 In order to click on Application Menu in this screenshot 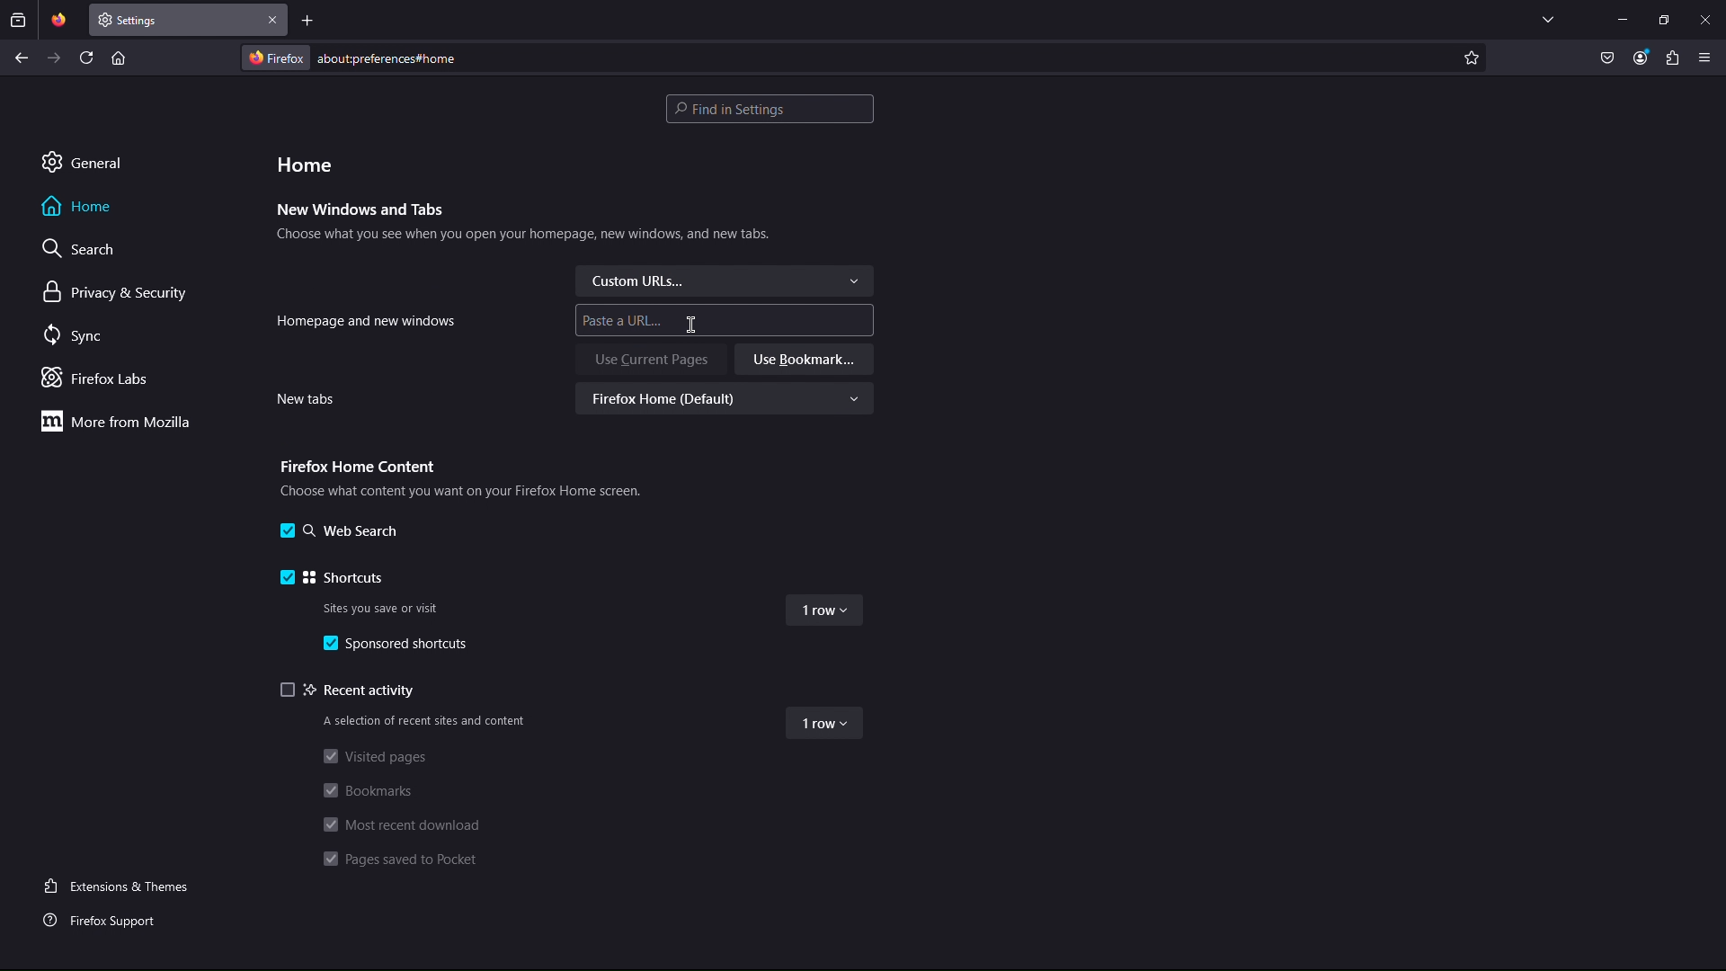, I will do `click(1705, 59)`.